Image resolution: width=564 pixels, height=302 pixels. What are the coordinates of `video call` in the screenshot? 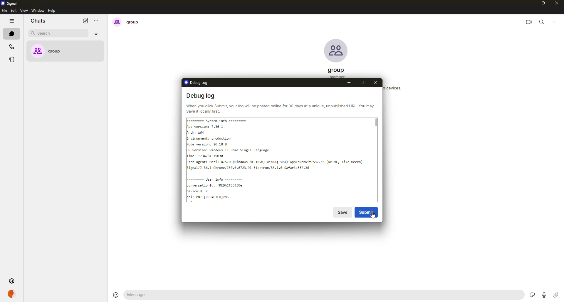 It's located at (530, 21).